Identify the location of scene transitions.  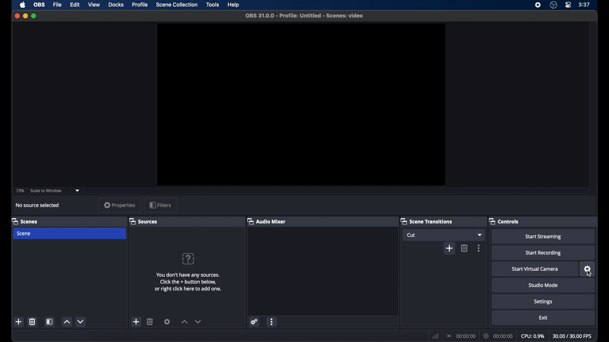
(427, 221).